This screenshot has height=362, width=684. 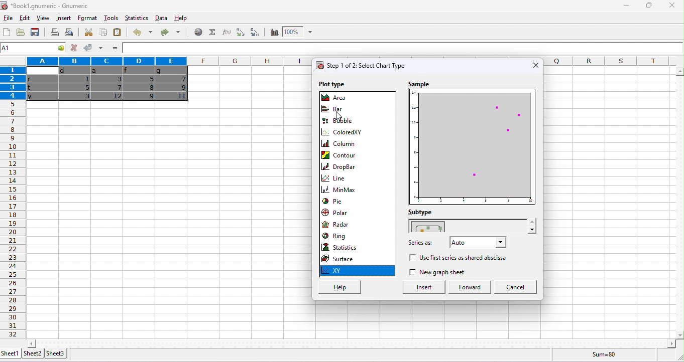 What do you see at coordinates (477, 243) in the screenshot?
I see `select series` at bounding box center [477, 243].